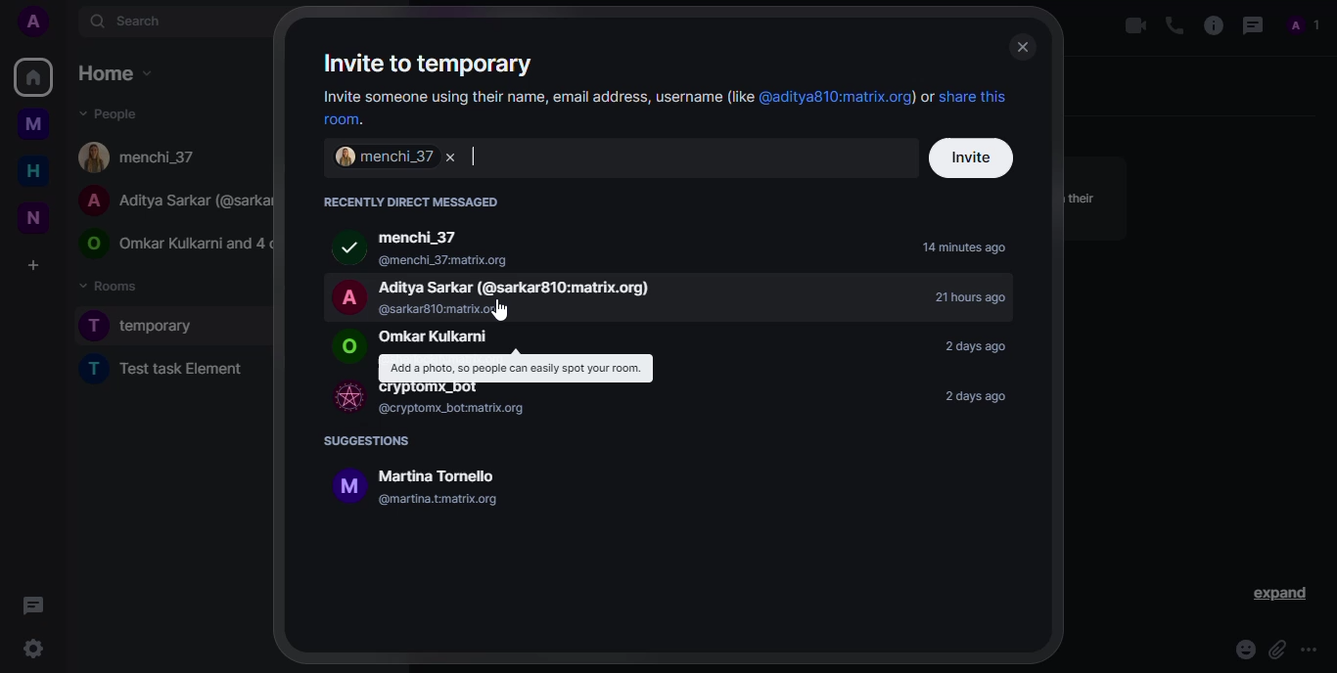 The height and width of the screenshot is (673, 1337). What do you see at coordinates (966, 248) in the screenshot?
I see `14 minutes ago` at bounding box center [966, 248].